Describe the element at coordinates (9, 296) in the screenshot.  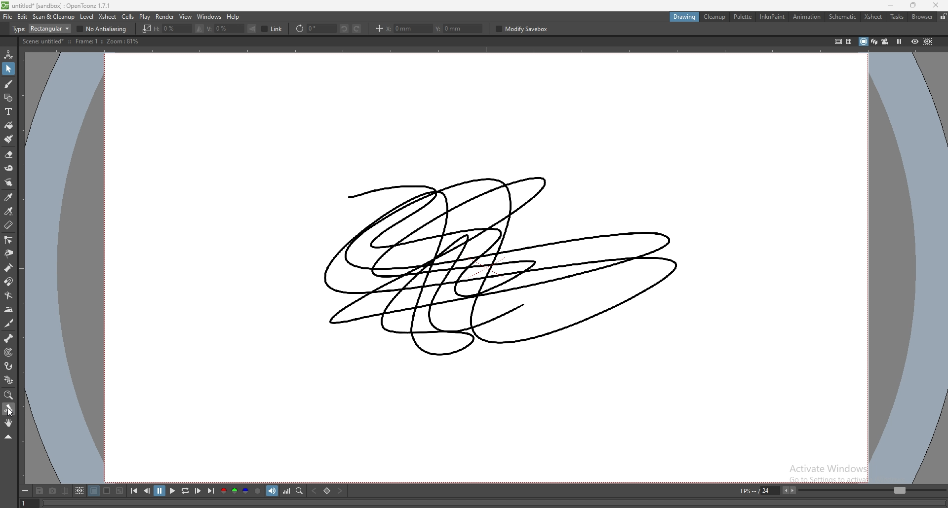
I see `bender` at that location.